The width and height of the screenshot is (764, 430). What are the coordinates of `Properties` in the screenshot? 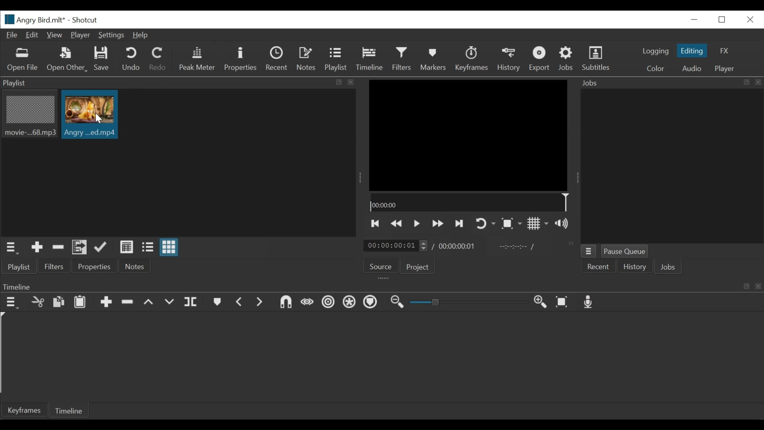 It's located at (94, 266).